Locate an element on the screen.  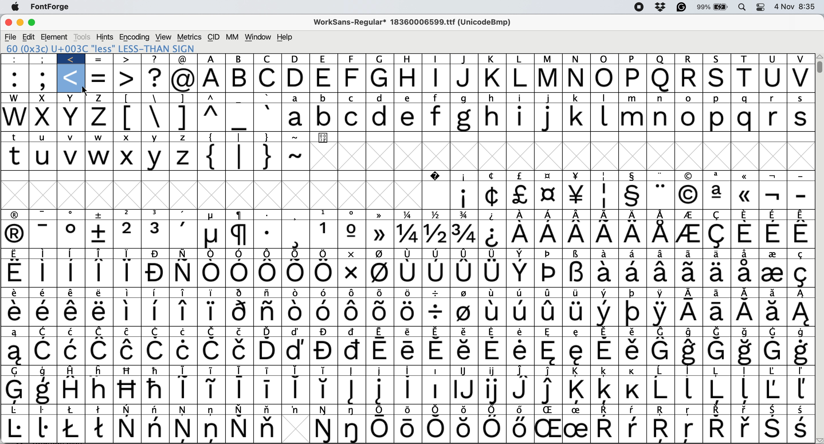
o is located at coordinates (605, 78).